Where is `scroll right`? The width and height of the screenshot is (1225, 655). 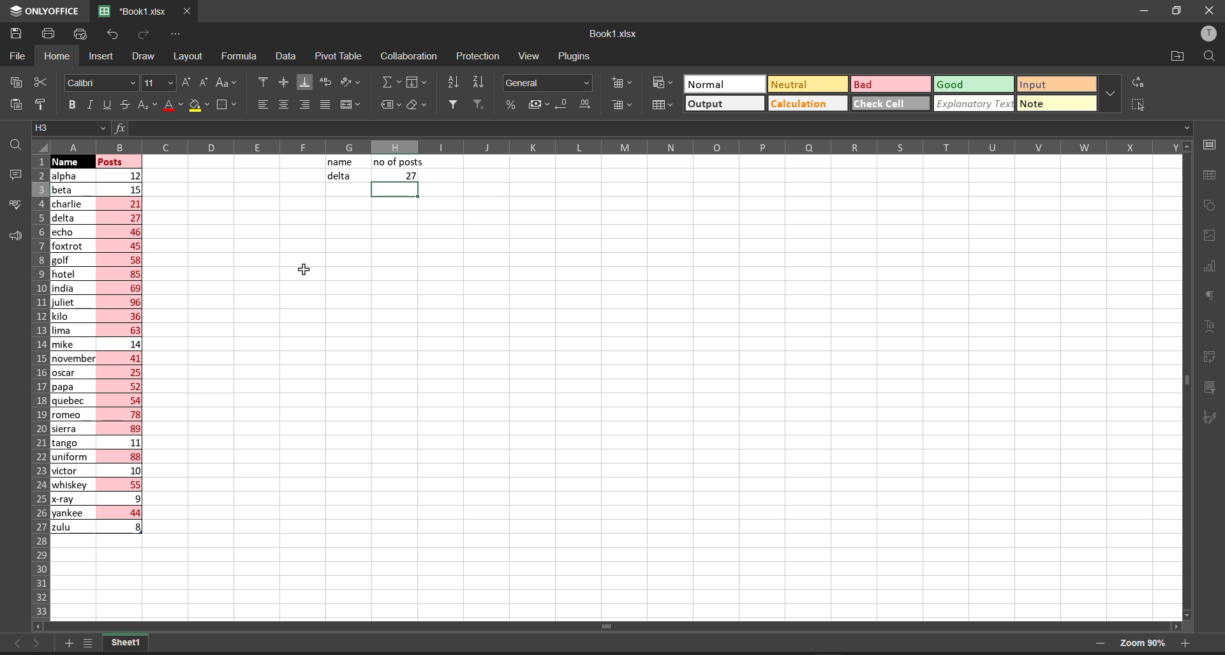 scroll right is located at coordinates (1173, 624).